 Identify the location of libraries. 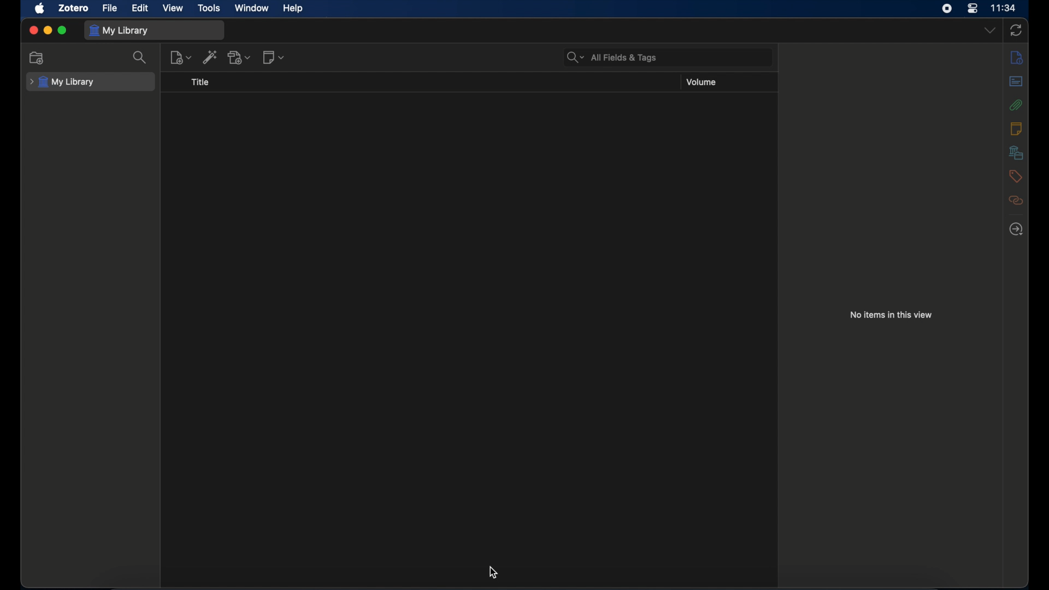
(1016, 152).